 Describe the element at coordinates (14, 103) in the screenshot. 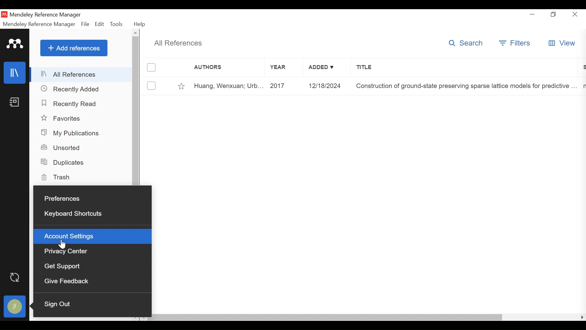

I see `Notebook` at that location.